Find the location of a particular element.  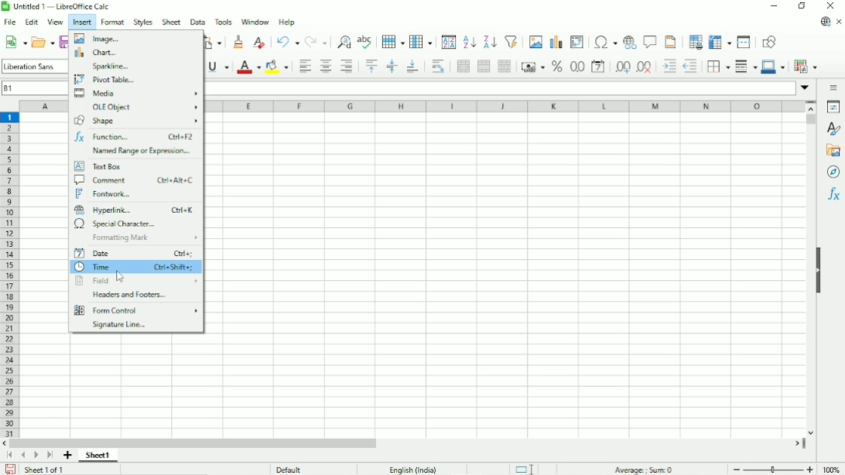

Clear direct formatting is located at coordinates (260, 42).